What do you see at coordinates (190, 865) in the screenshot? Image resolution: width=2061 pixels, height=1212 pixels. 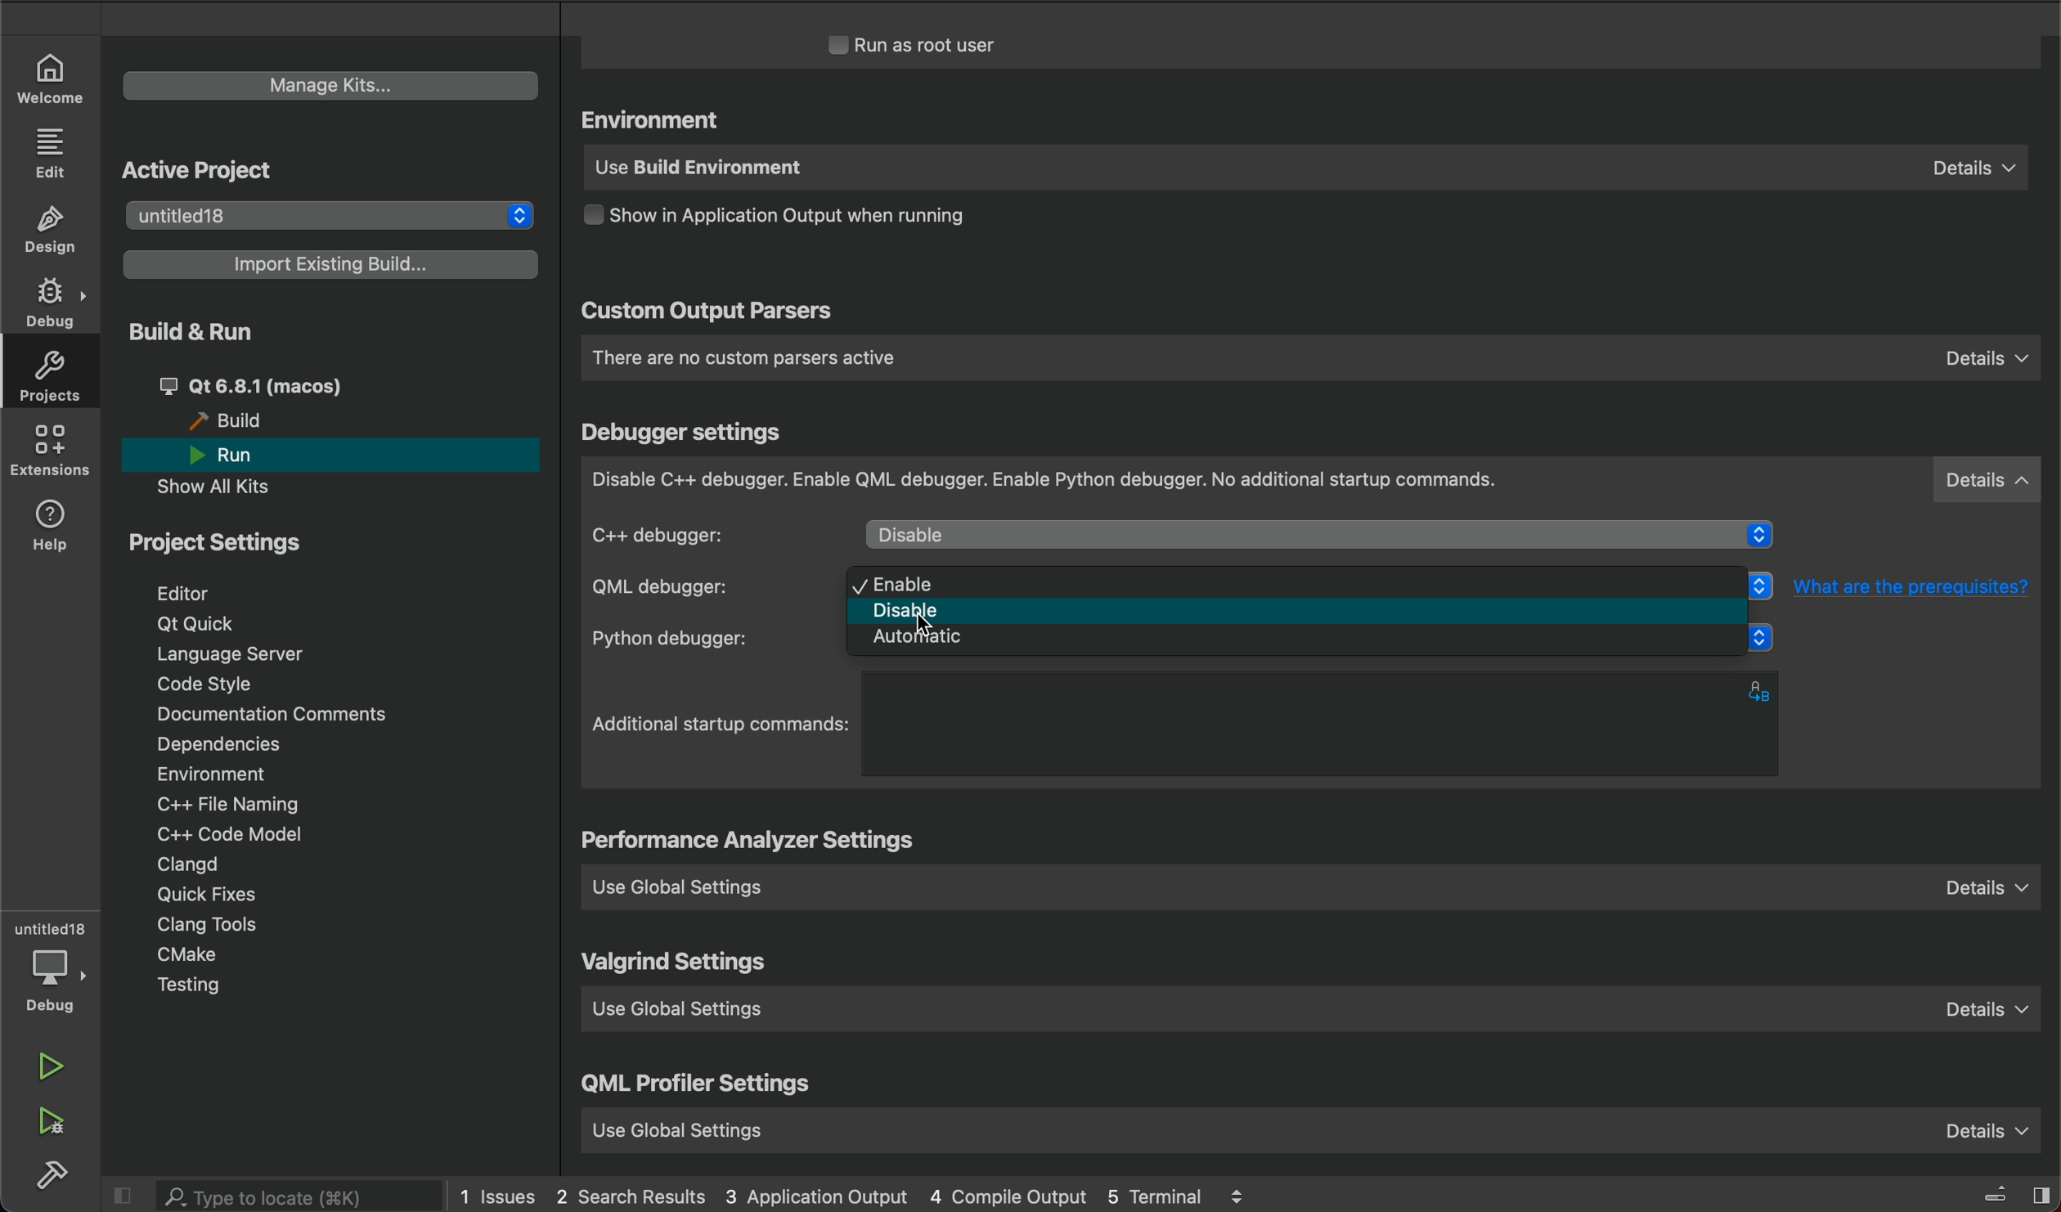 I see `clangd` at bounding box center [190, 865].